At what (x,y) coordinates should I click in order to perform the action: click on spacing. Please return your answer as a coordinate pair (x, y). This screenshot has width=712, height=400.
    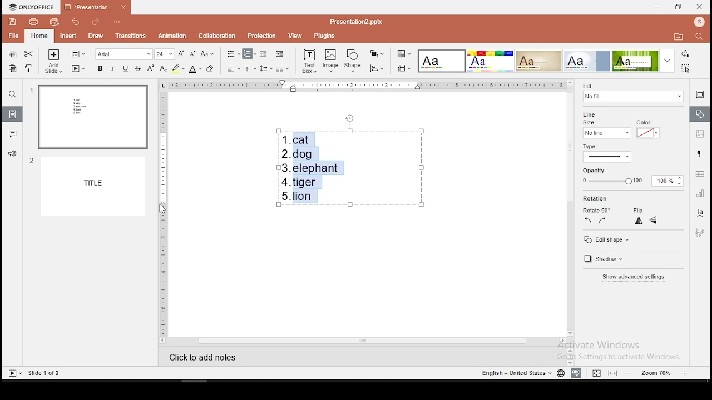
    Looking at the image, I should click on (266, 68).